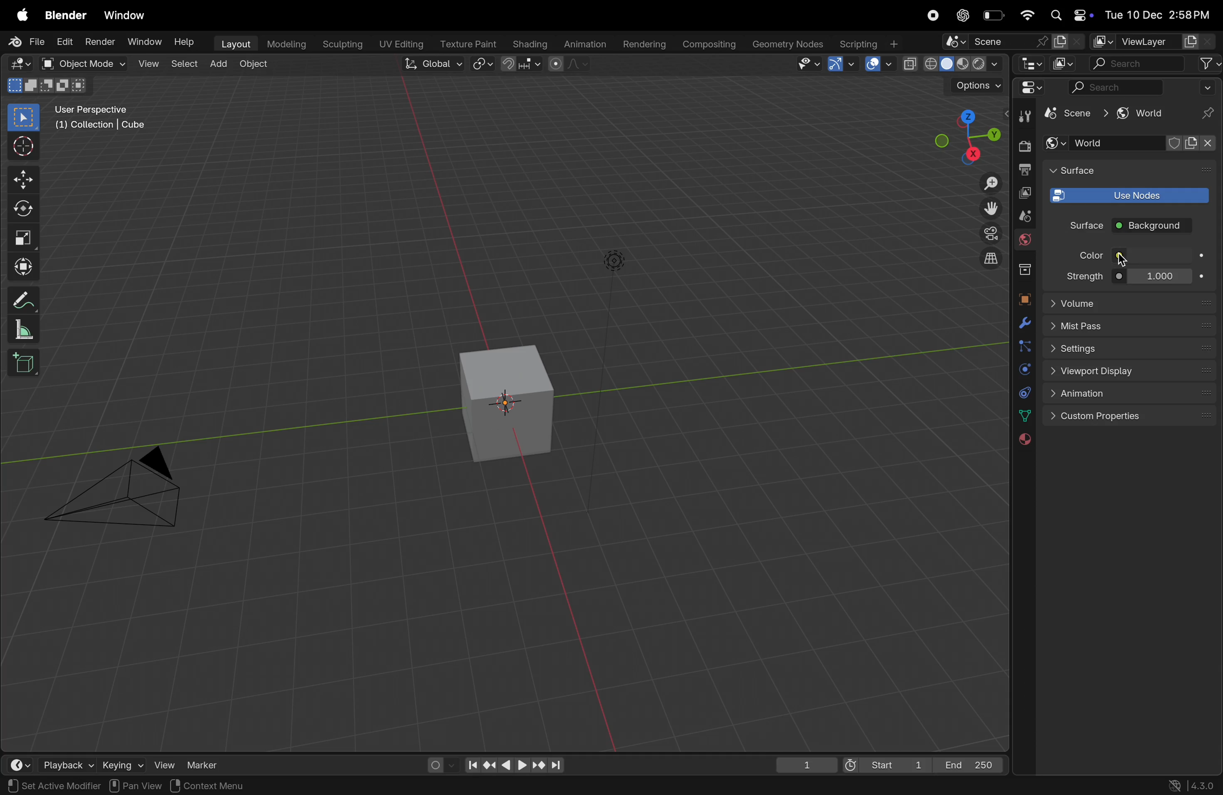  Describe the element at coordinates (121, 763) in the screenshot. I see `keying` at that location.